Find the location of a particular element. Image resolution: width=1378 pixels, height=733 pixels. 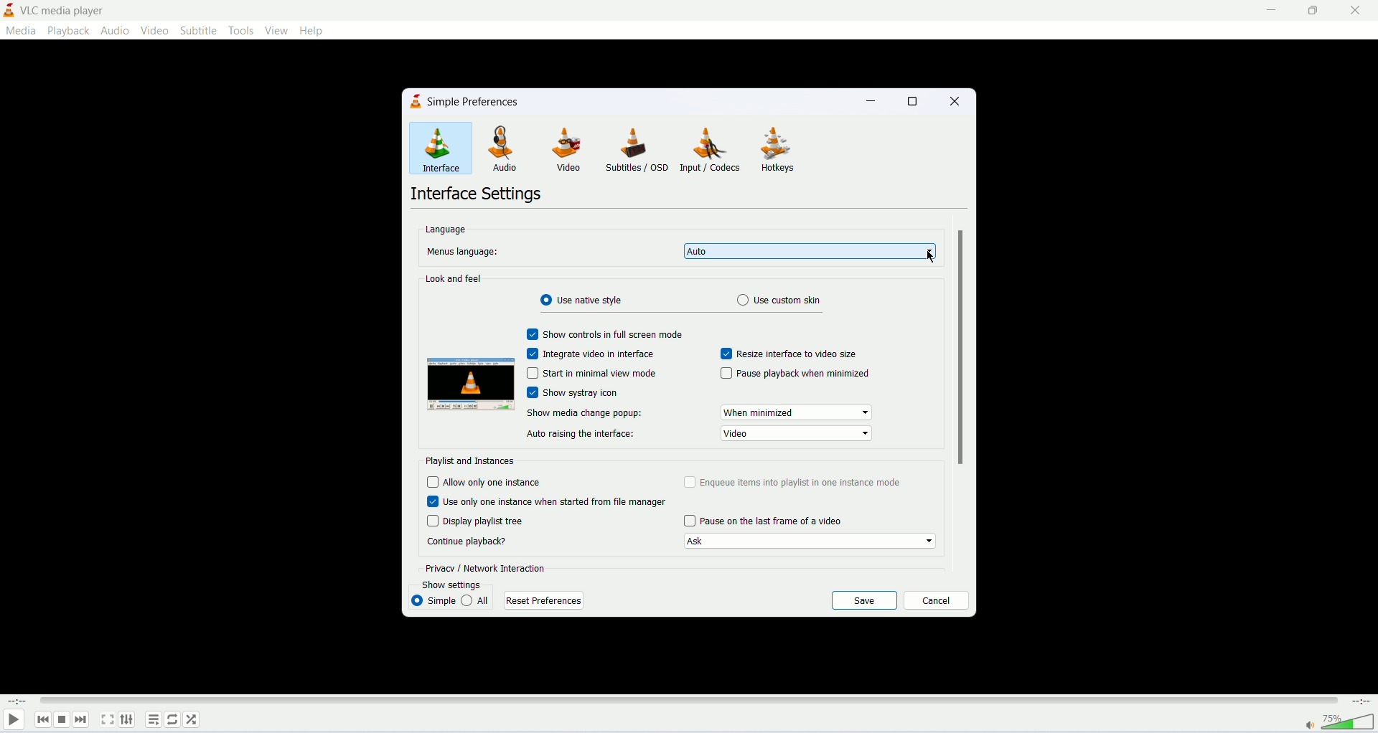

next is located at coordinates (80, 719).